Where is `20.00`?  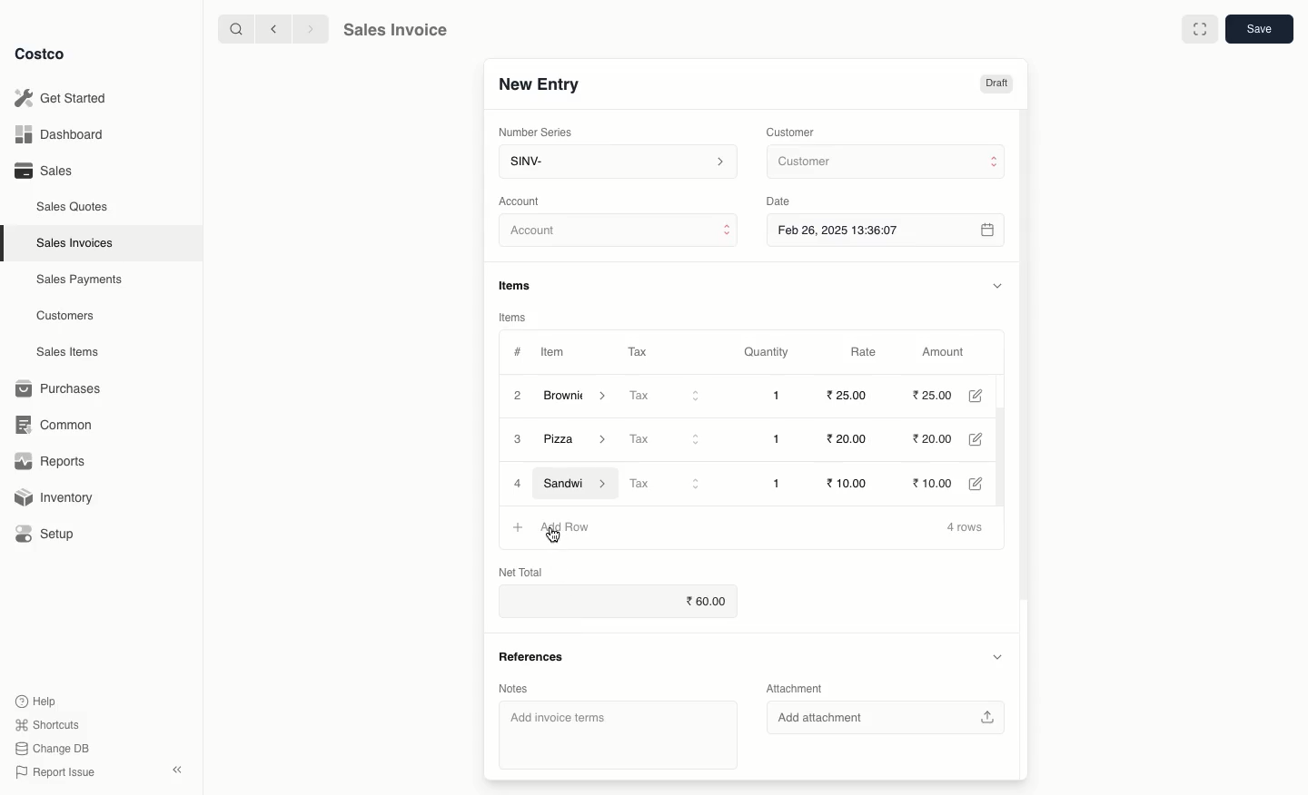
20.00 is located at coordinates (941, 440).